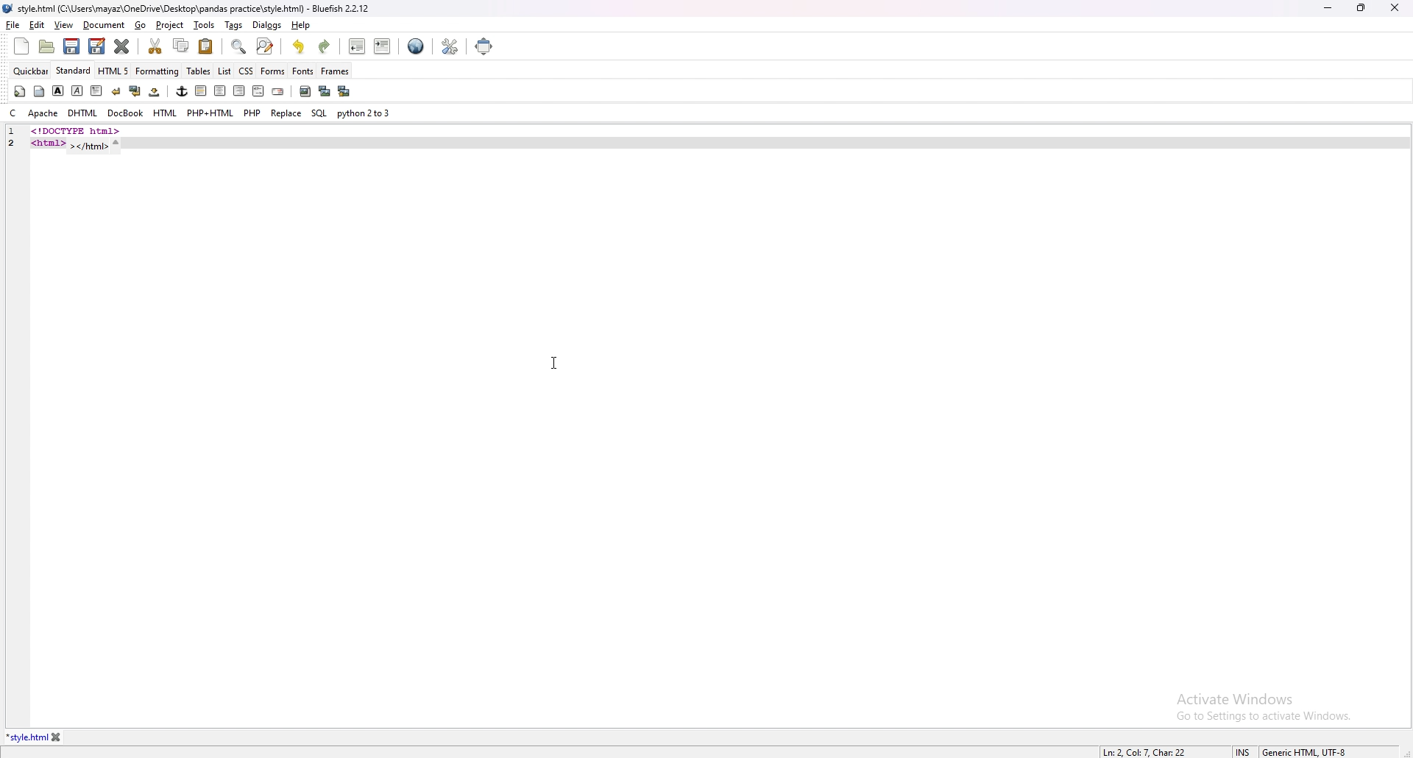 The height and width of the screenshot is (758, 1413). What do you see at coordinates (17, 142) in the screenshot?
I see `line number` at bounding box center [17, 142].